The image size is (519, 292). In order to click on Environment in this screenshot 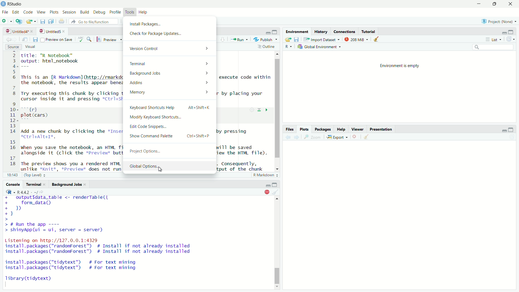, I will do `click(296, 31)`.